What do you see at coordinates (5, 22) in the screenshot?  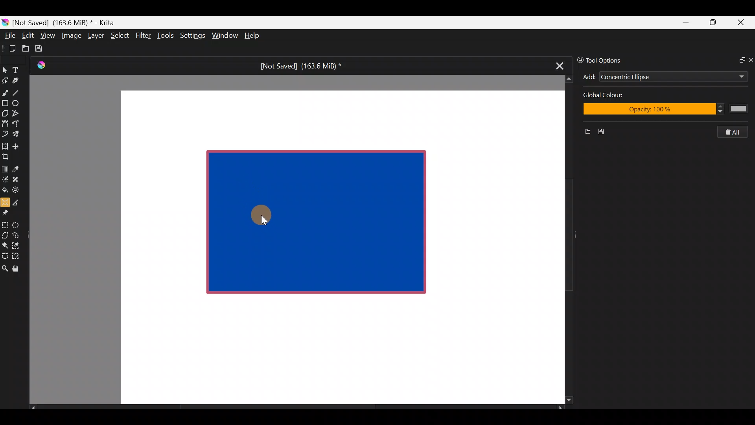 I see `Krita logo` at bounding box center [5, 22].